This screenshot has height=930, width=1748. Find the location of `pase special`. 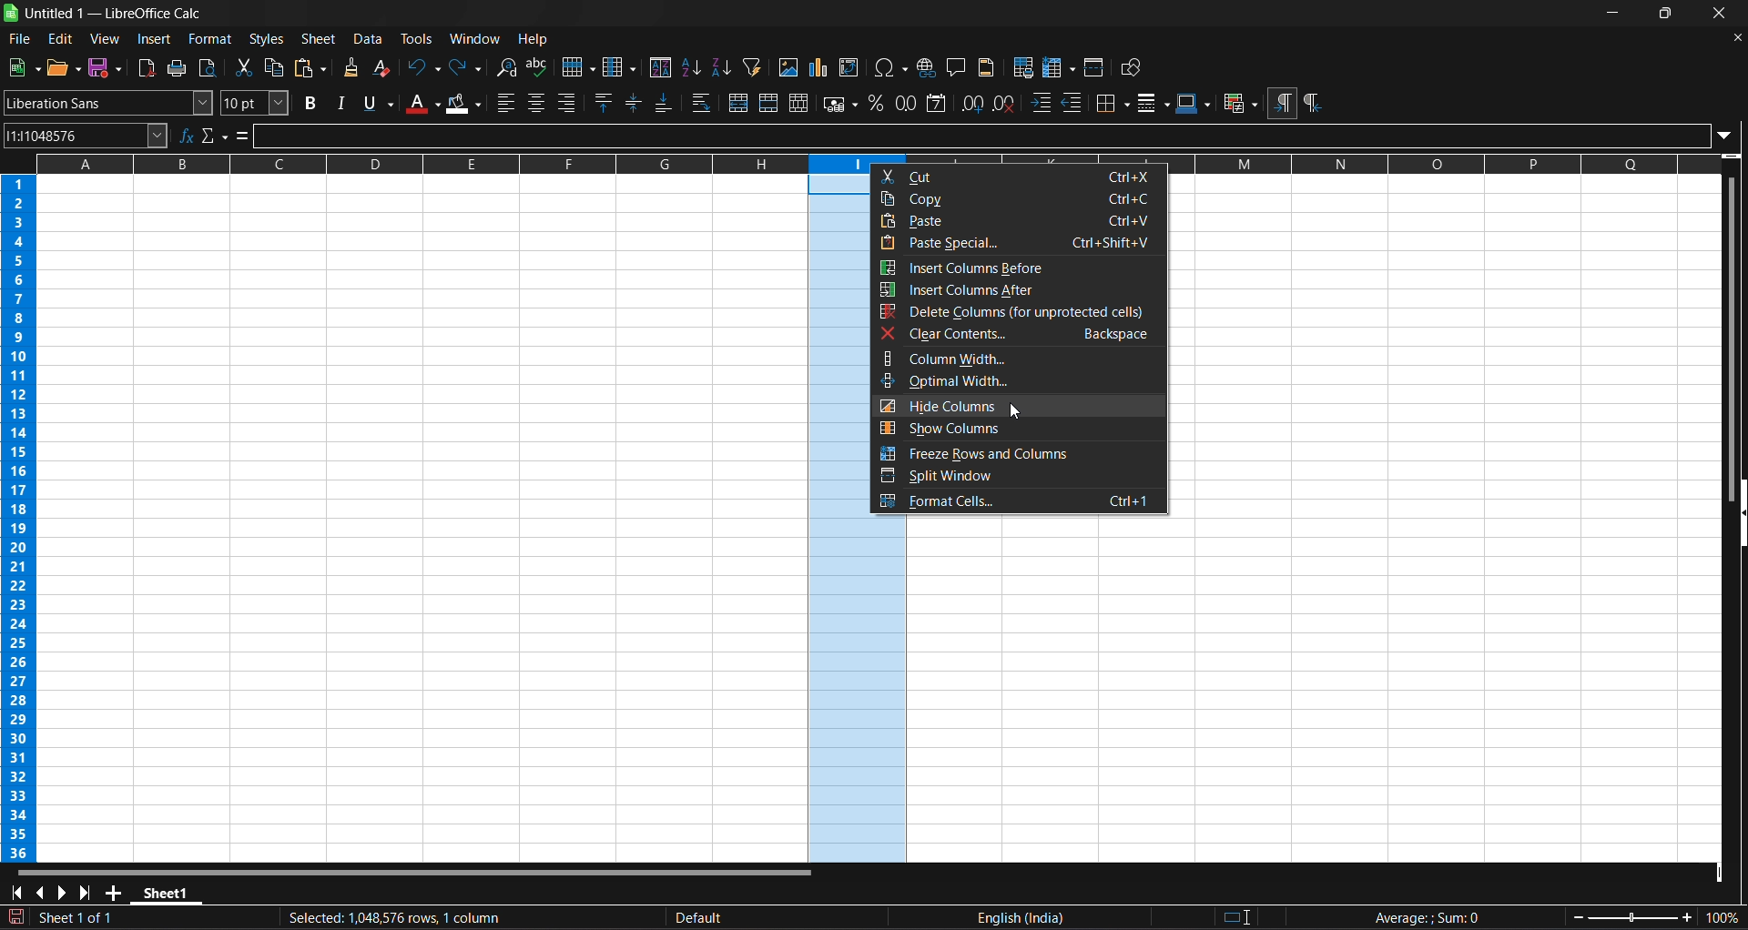

pase special is located at coordinates (1017, 243).